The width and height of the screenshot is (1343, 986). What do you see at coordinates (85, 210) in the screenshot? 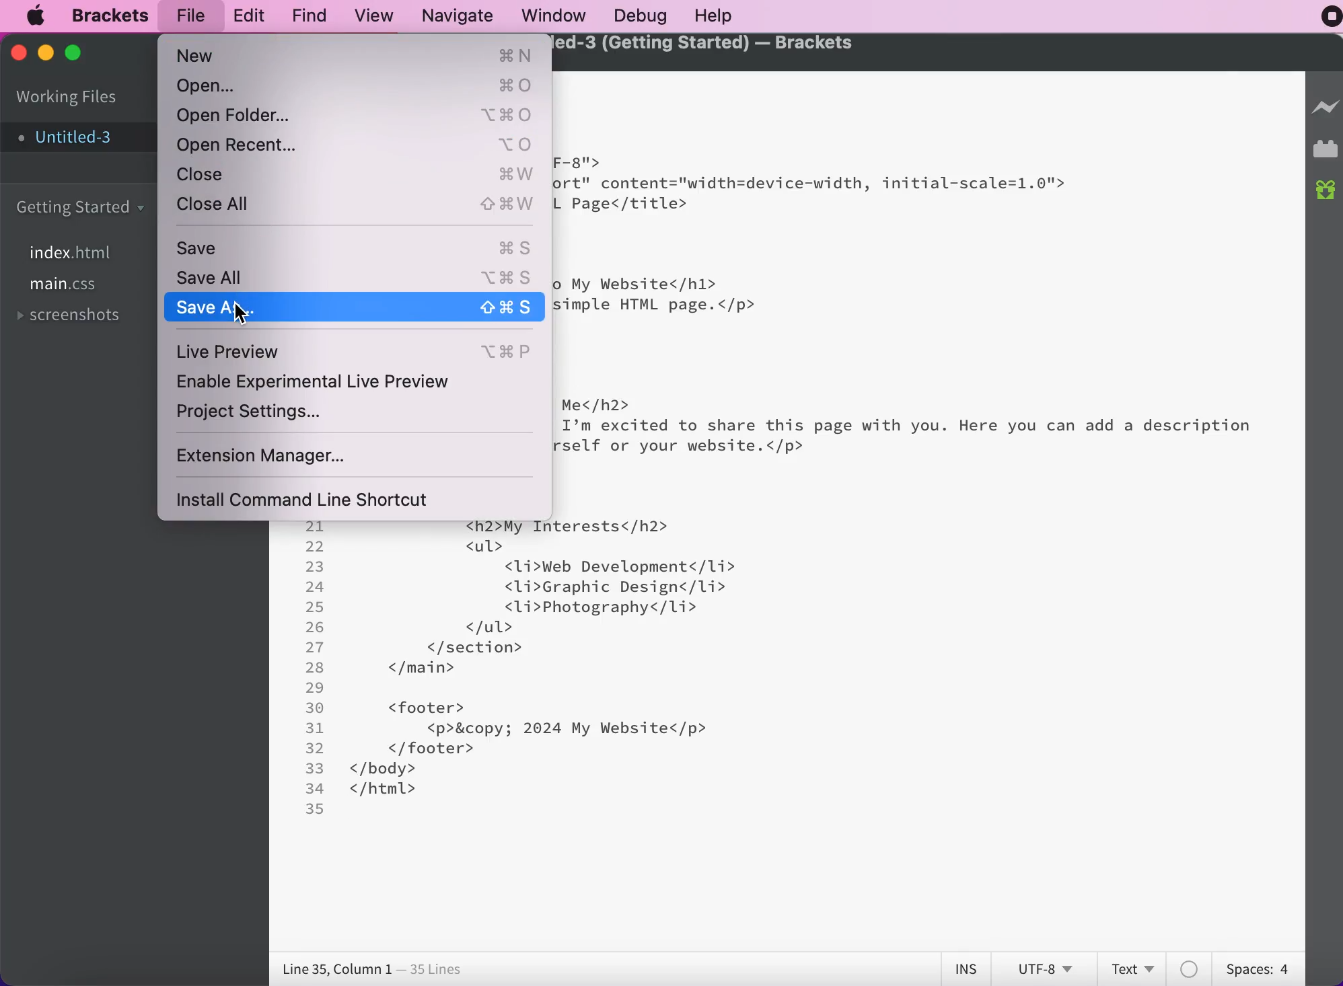
I see `getting started carpet` at bounding box center [85, 210].